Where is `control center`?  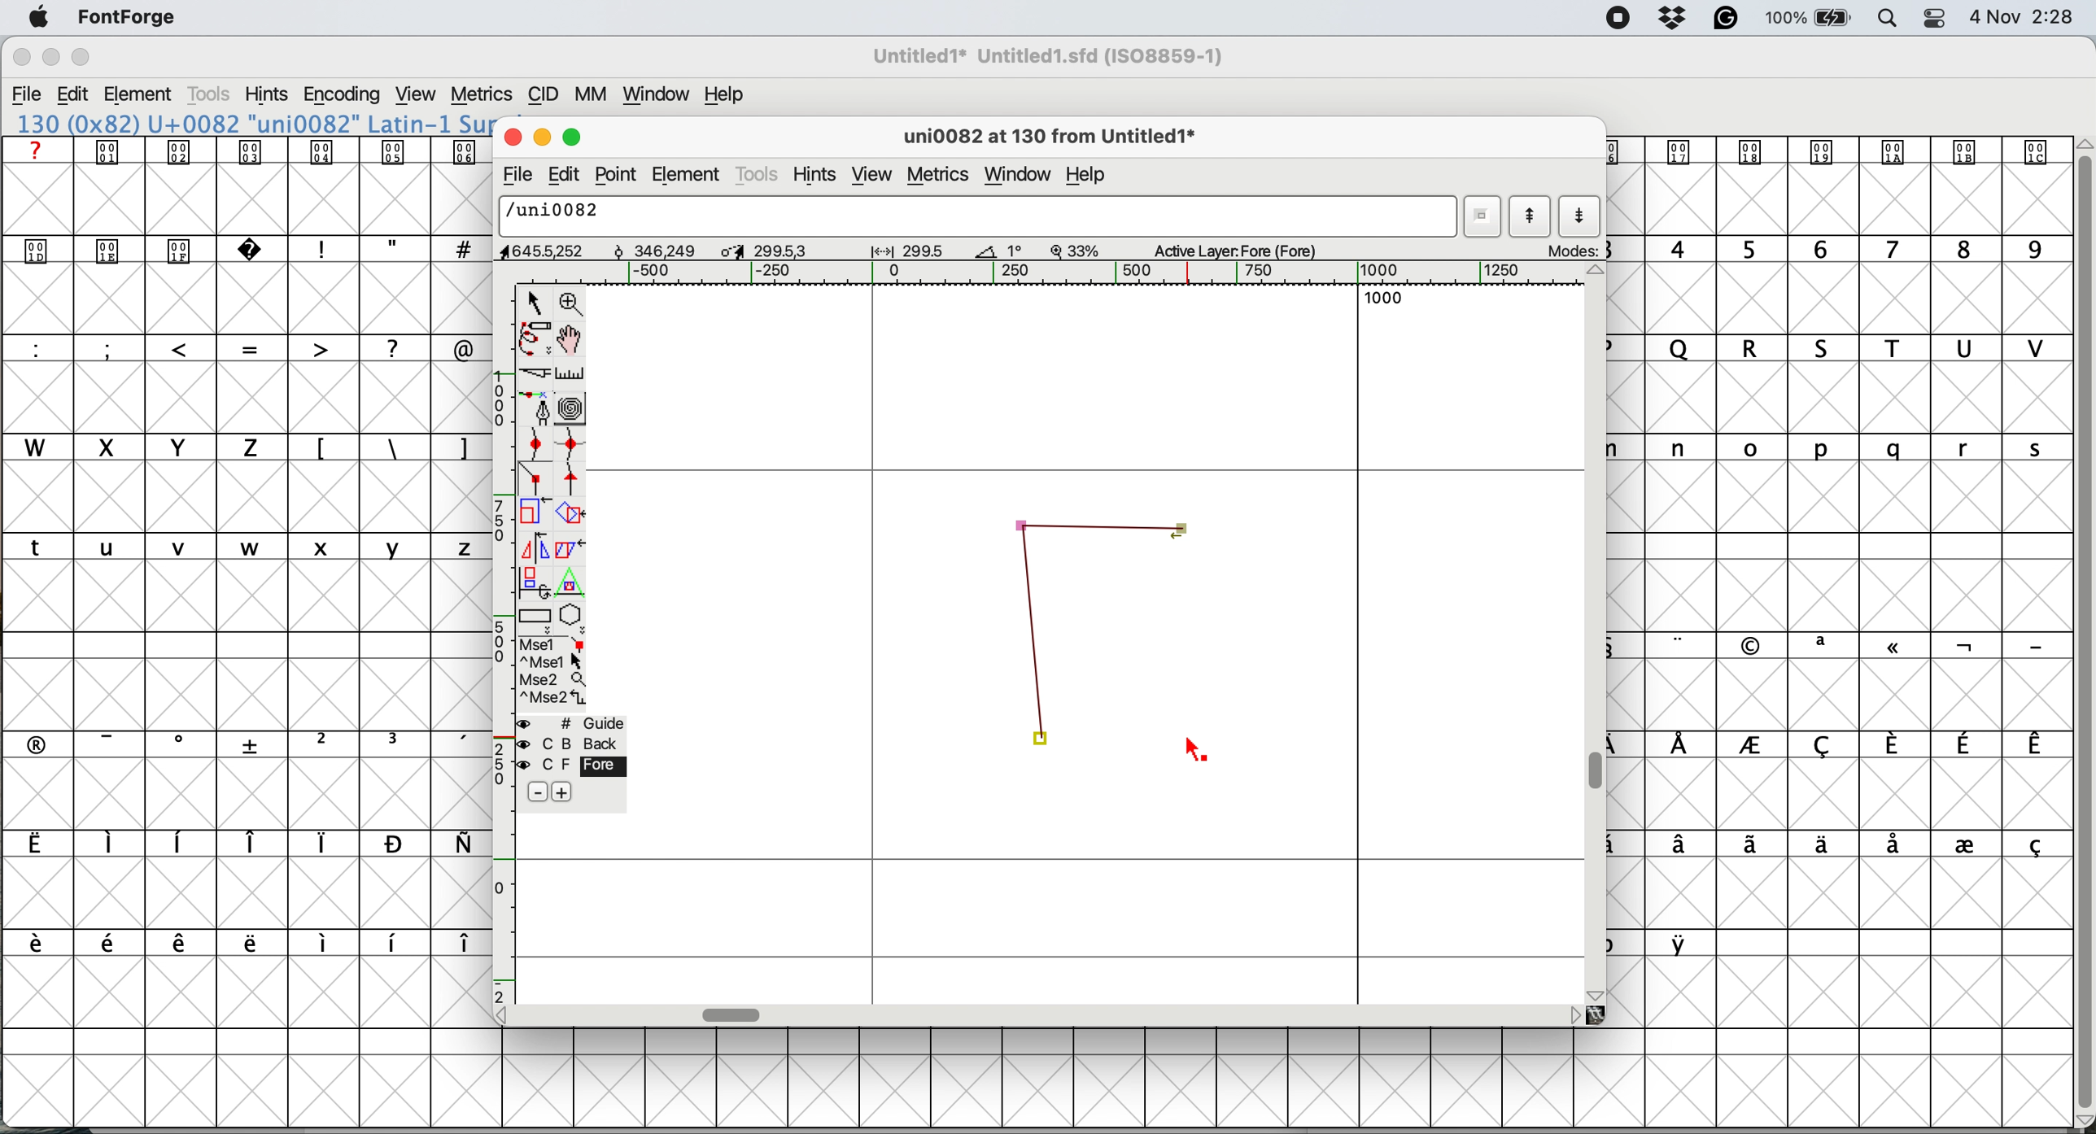
control center is located at coordinates (1933, 18).